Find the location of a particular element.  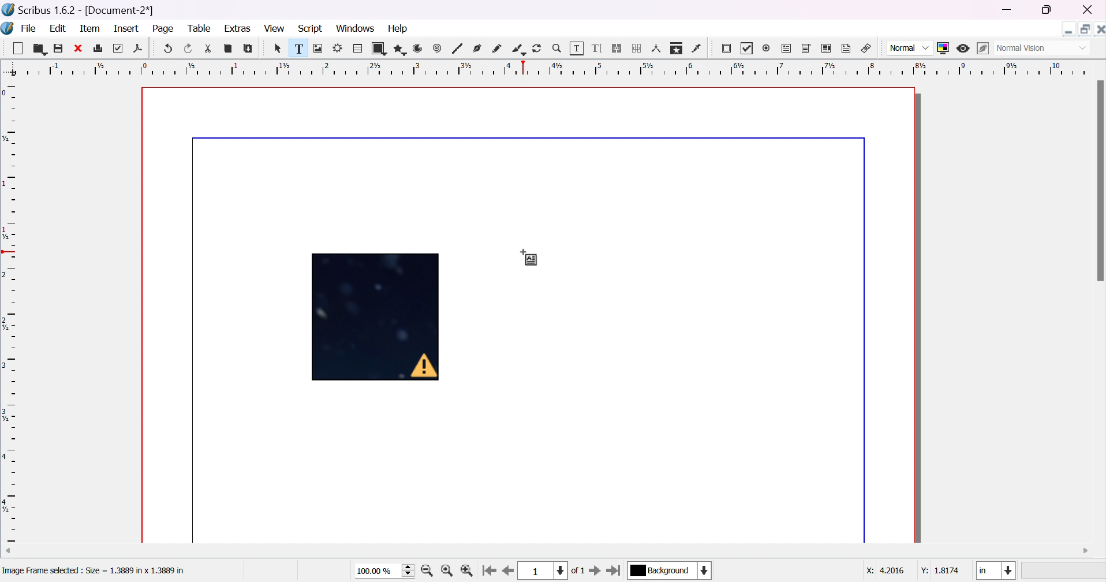

text frame is located at coordinates (298, 48).